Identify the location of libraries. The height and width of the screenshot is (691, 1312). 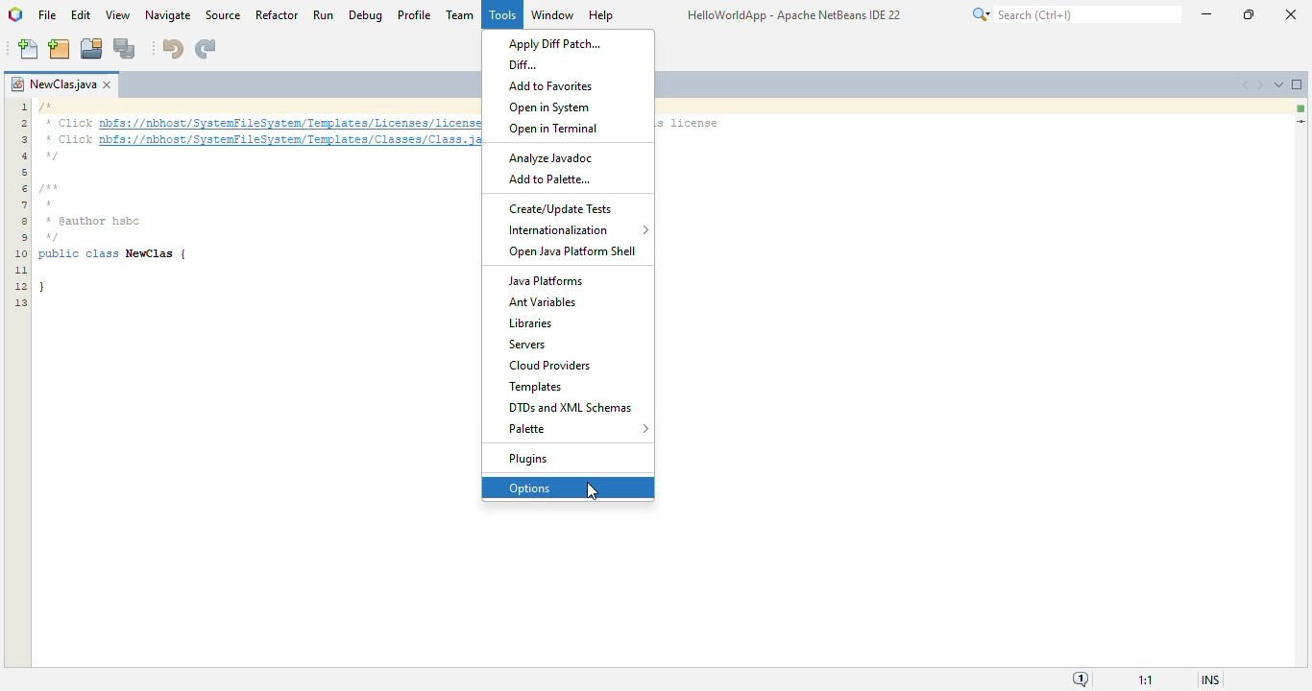
(530, 323).